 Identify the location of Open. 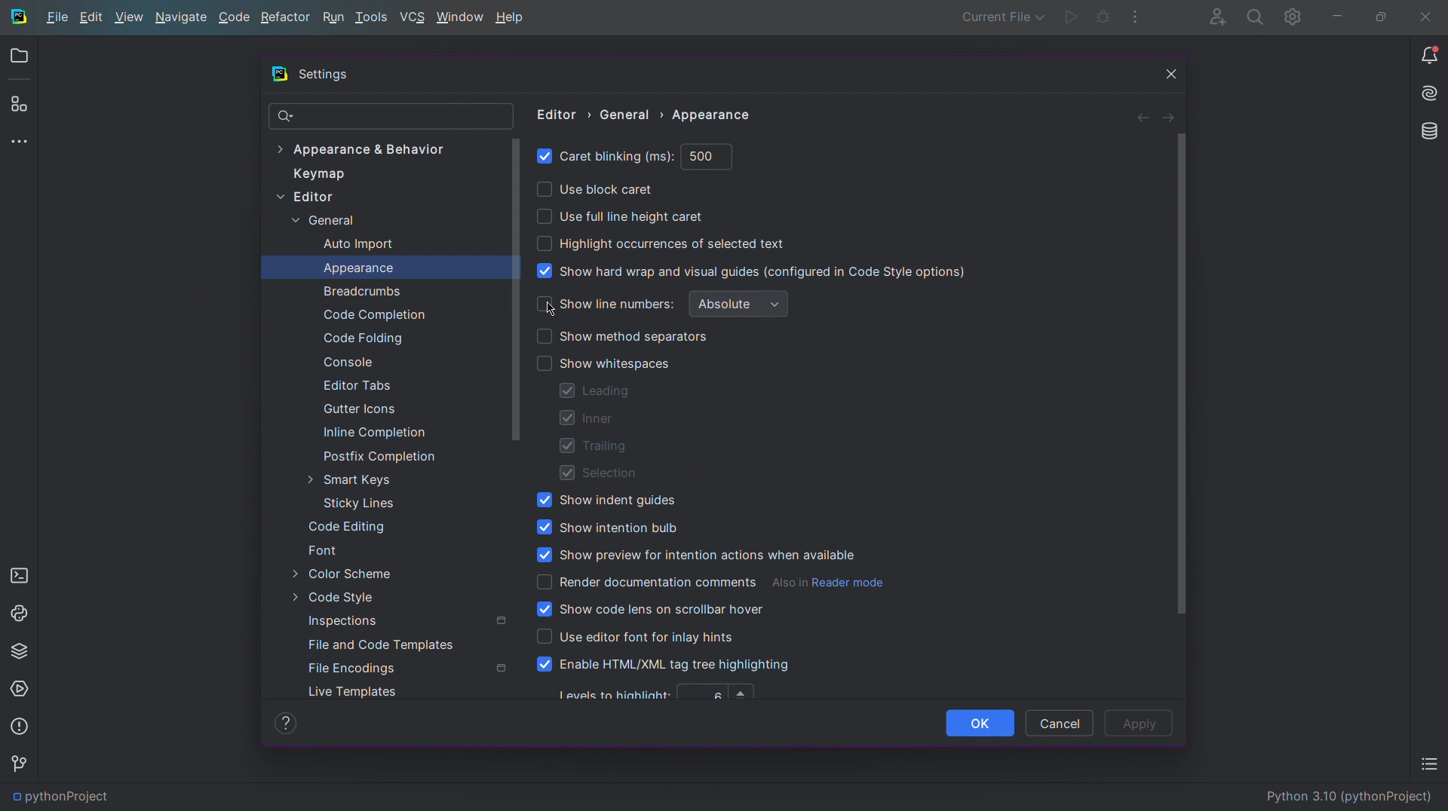
(21, 57).